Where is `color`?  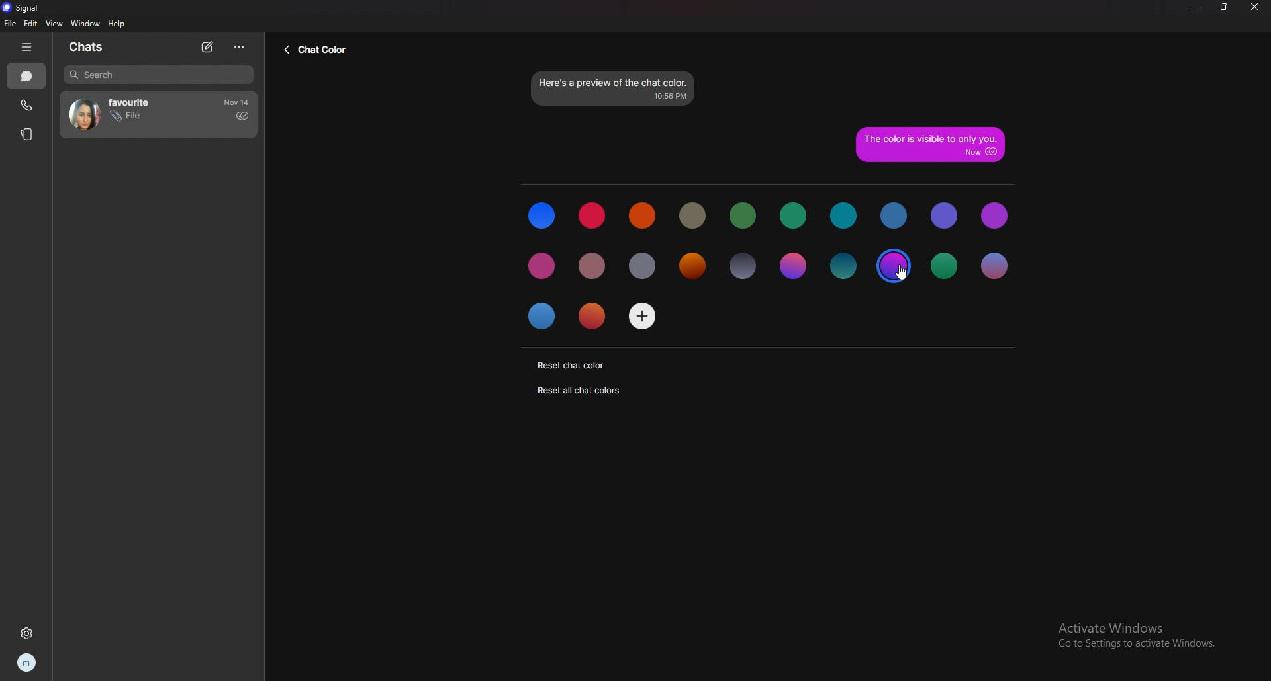 color is located at coordinates (995, 215).